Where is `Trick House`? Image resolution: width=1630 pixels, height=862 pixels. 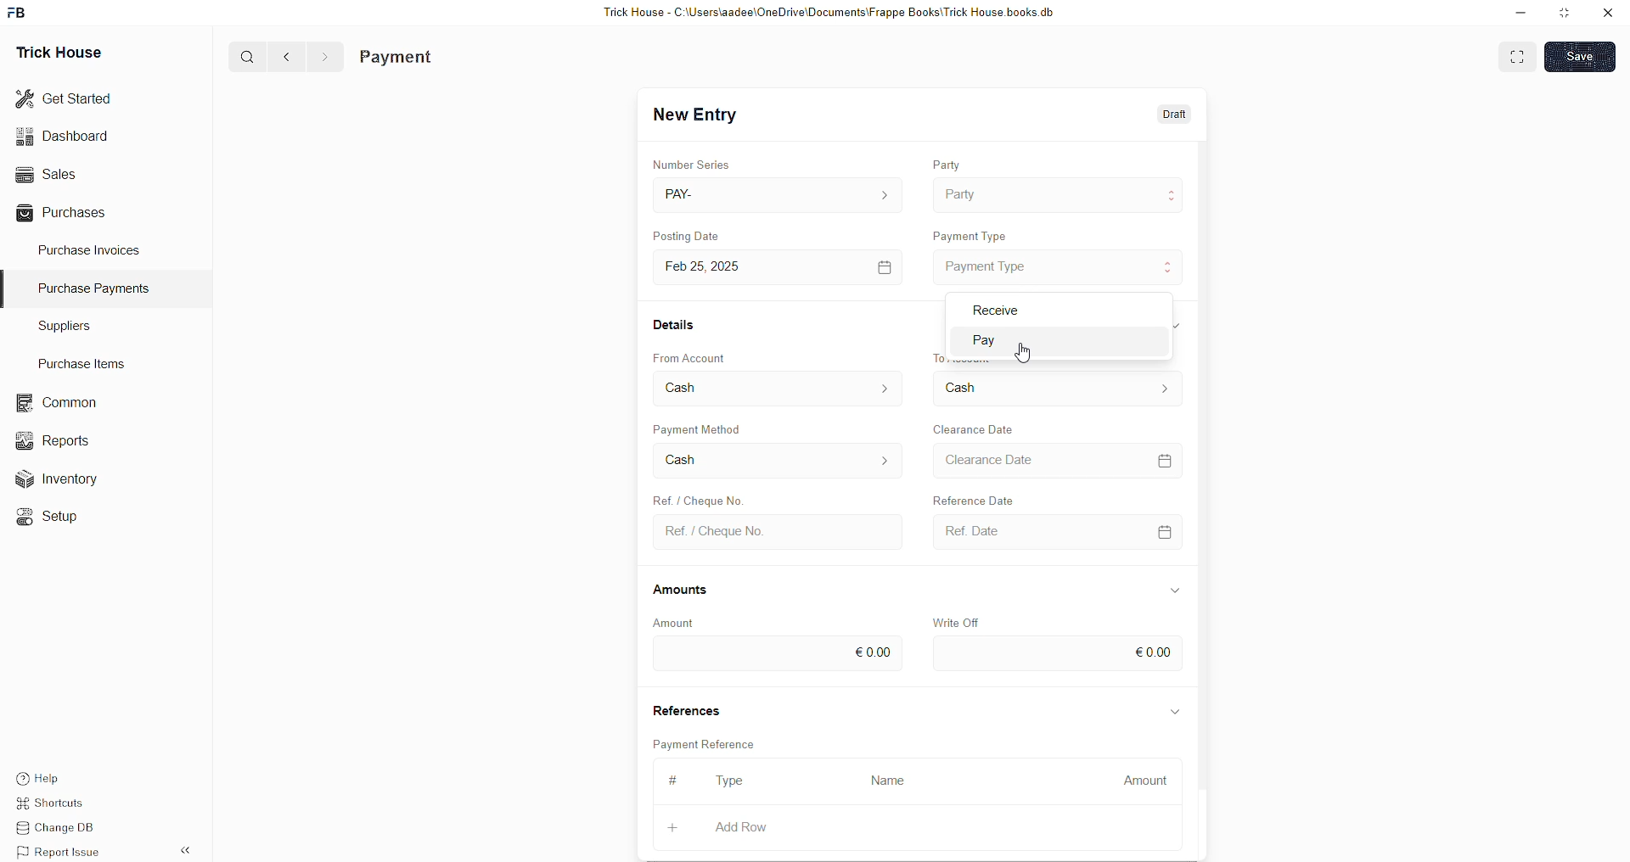 Trick House is located at coordinates (53, 51).